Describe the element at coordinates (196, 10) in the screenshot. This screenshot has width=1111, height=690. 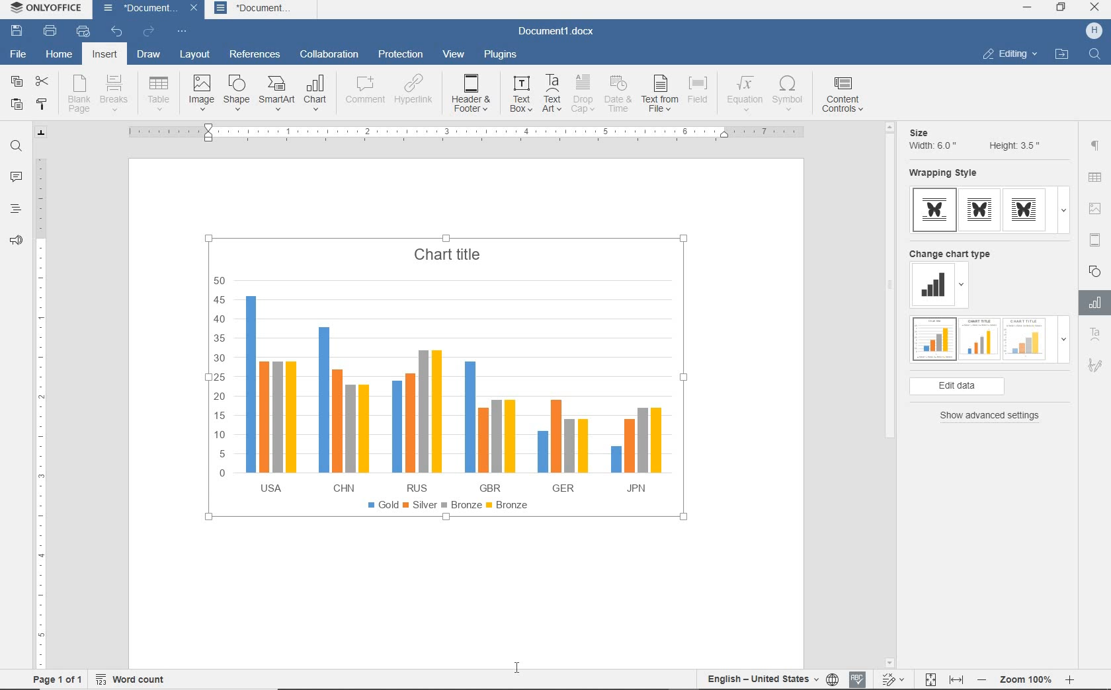
I see `close` at that location.